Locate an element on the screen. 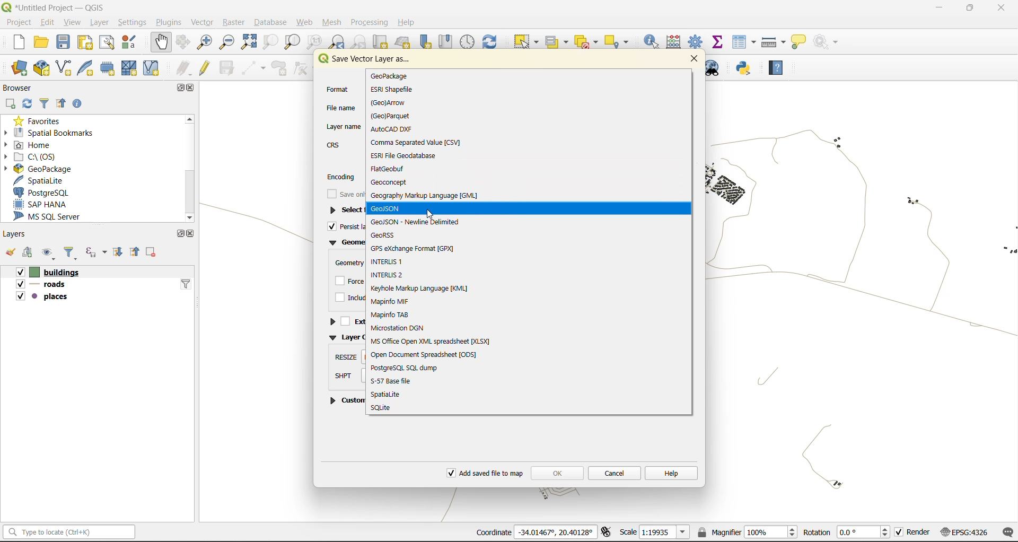  new is located at coordinates (19, 42).